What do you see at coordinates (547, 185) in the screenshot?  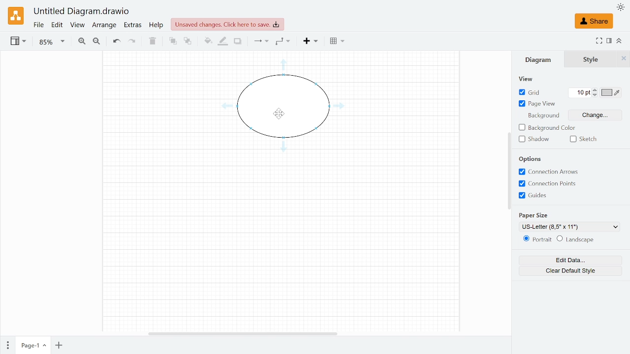 I see `Connection points` at bounding box center [547, 185].